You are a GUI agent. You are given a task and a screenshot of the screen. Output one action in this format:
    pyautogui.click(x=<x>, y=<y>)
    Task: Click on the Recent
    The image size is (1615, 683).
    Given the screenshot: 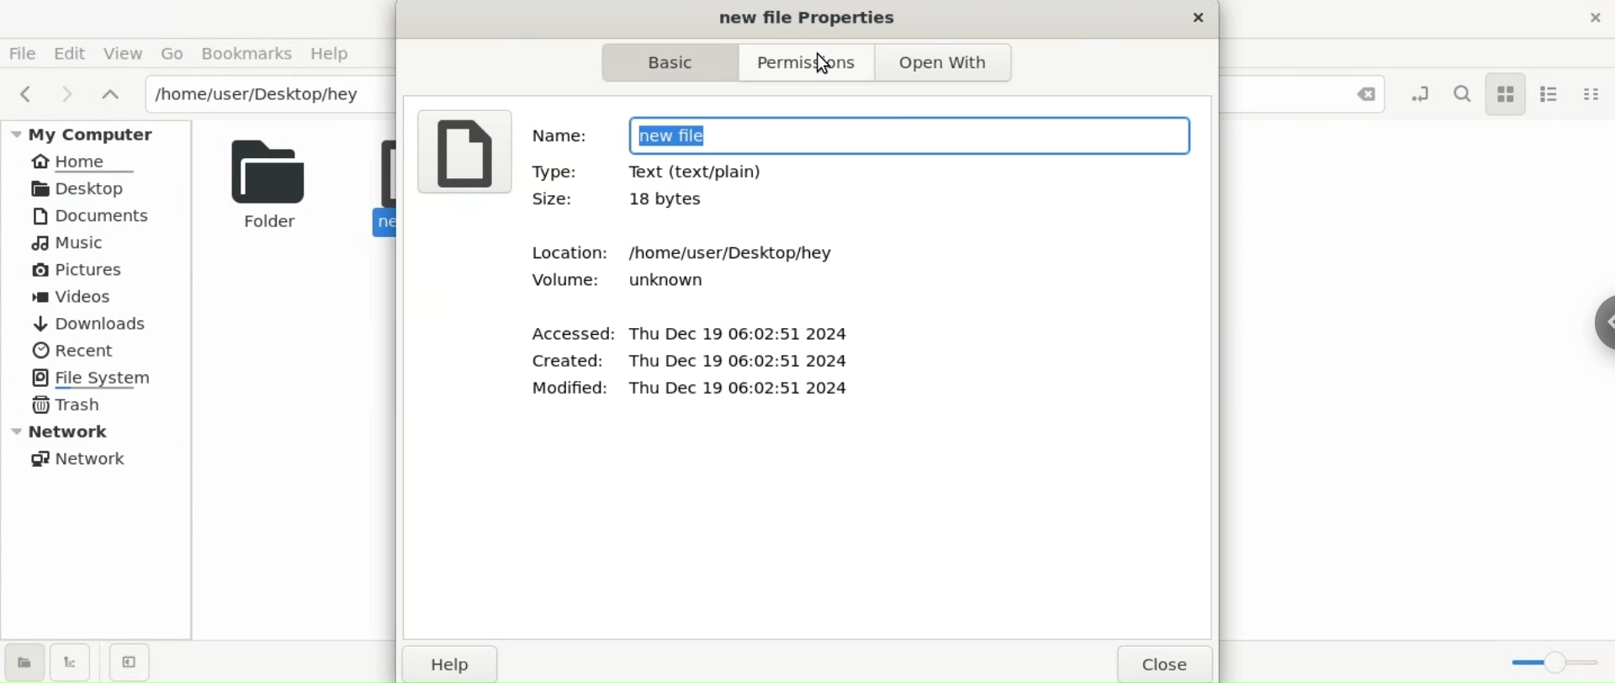 What is the action you would take?
    pyautogui.click(x=73, y=348)
    